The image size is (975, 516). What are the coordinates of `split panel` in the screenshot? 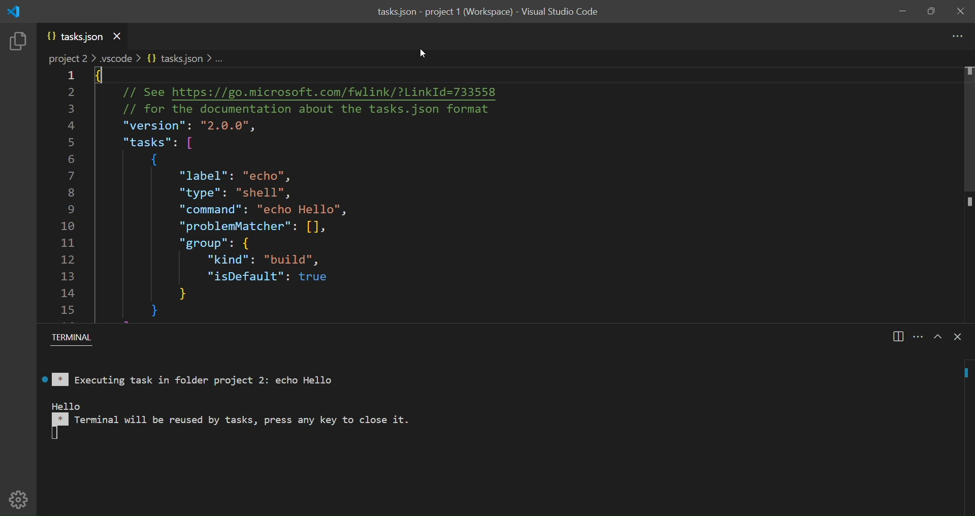 It's located at (895, 336).